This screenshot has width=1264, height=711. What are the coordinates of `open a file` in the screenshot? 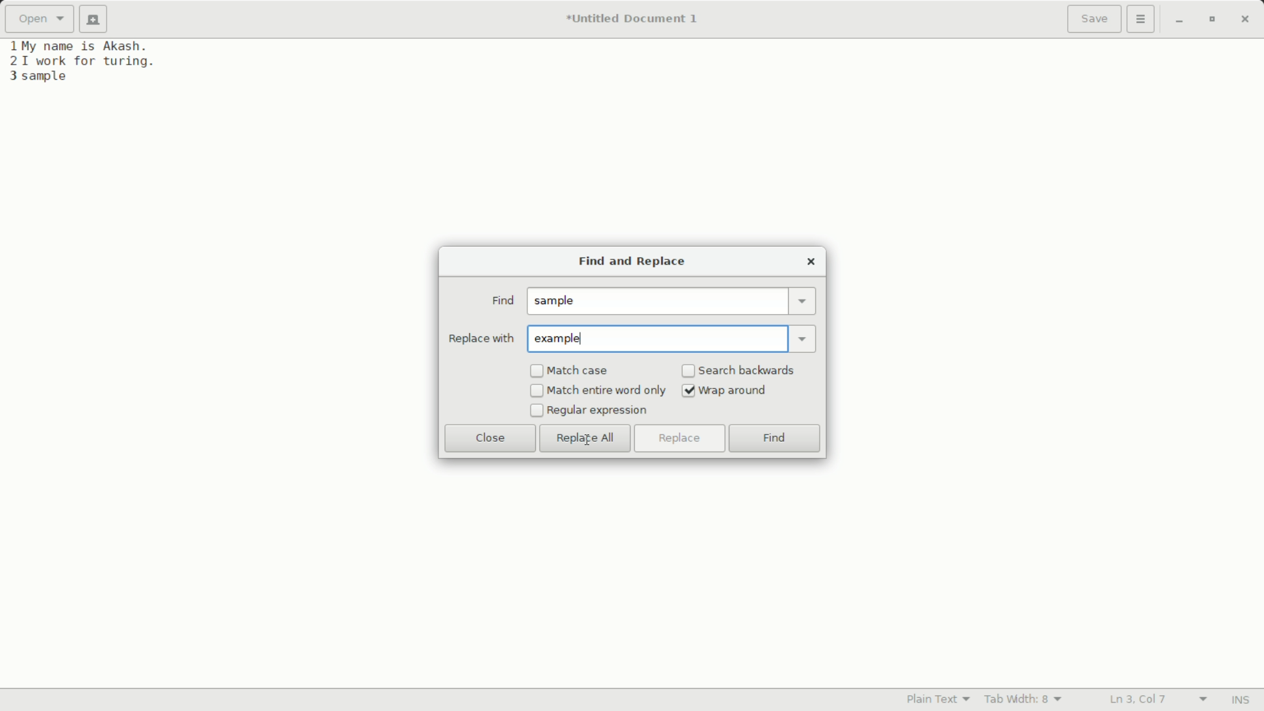 It's located at (39, 19).